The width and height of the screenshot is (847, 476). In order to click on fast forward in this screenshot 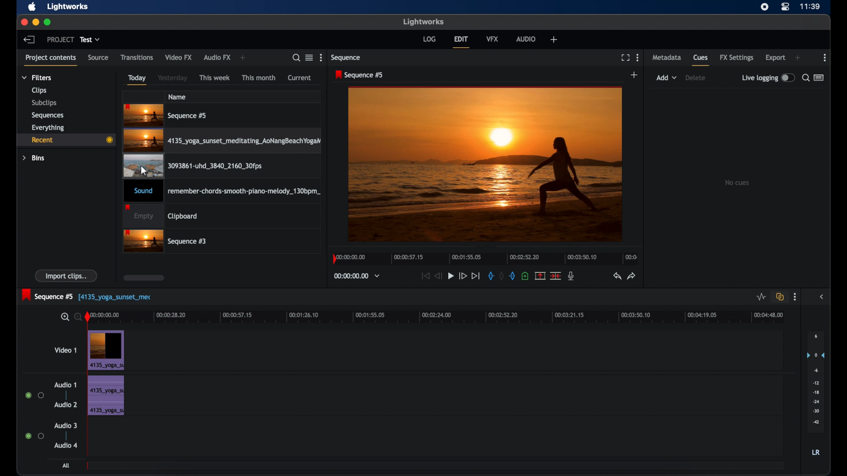, I will do `click(462, 276)`.